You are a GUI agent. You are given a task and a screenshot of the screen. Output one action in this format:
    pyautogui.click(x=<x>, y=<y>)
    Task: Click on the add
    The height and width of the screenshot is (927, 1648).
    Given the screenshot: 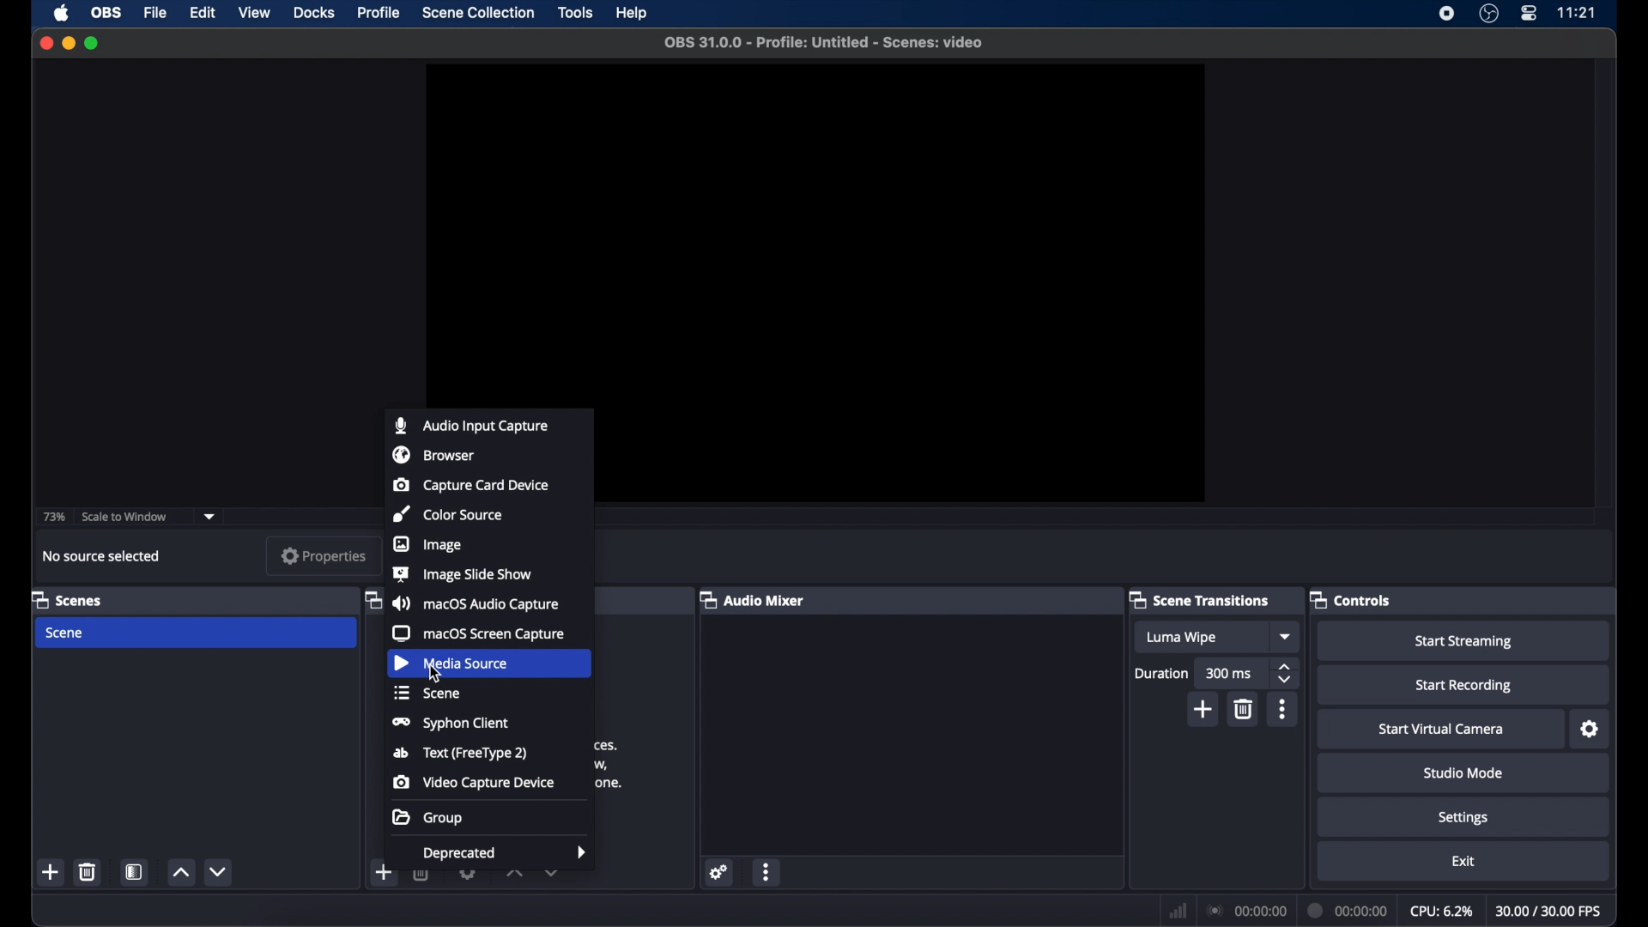 What is the action you would take?
    pyautogui.click(x=1204, y=709)
    